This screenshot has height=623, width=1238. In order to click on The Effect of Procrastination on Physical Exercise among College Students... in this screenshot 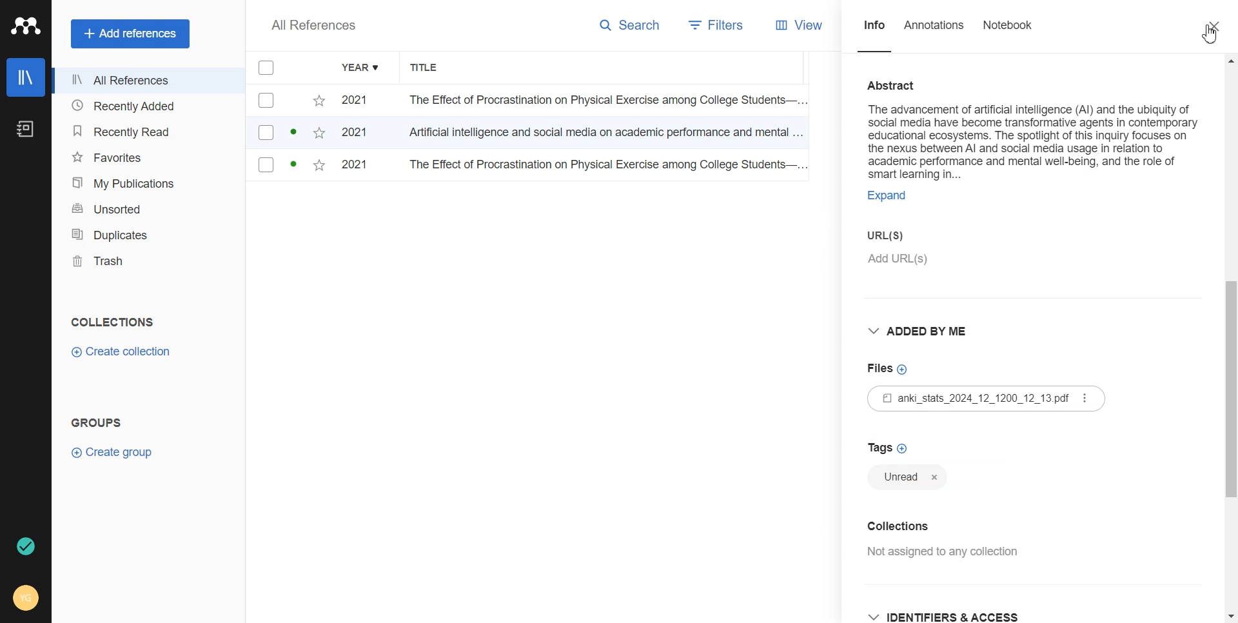, I will do `click(602, 101)`.